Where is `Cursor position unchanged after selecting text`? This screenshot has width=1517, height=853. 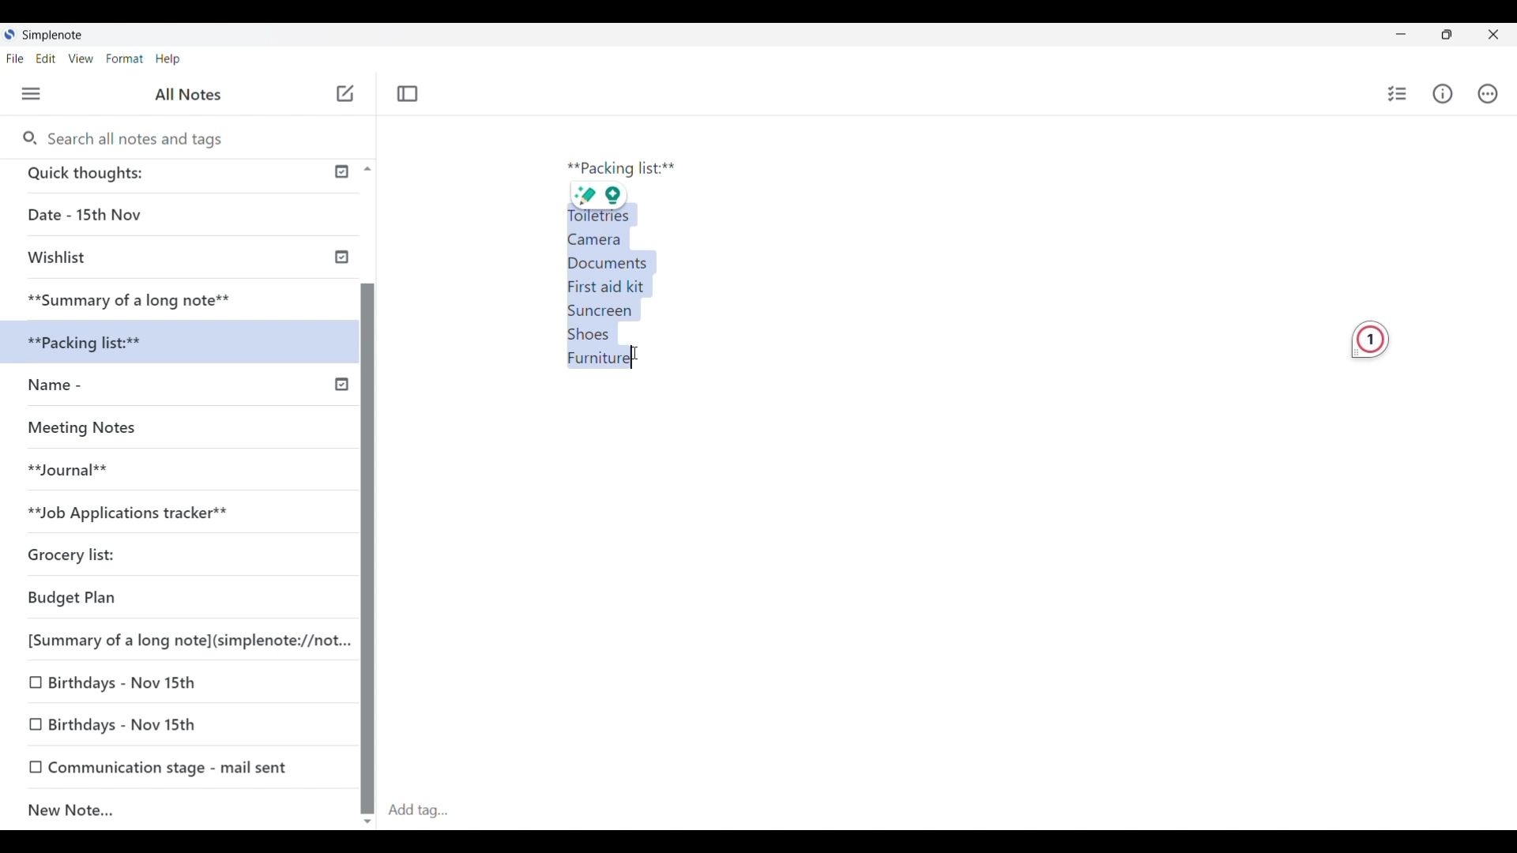
Cursor position unchanged after selecting text is located at coordinates (644, 362).